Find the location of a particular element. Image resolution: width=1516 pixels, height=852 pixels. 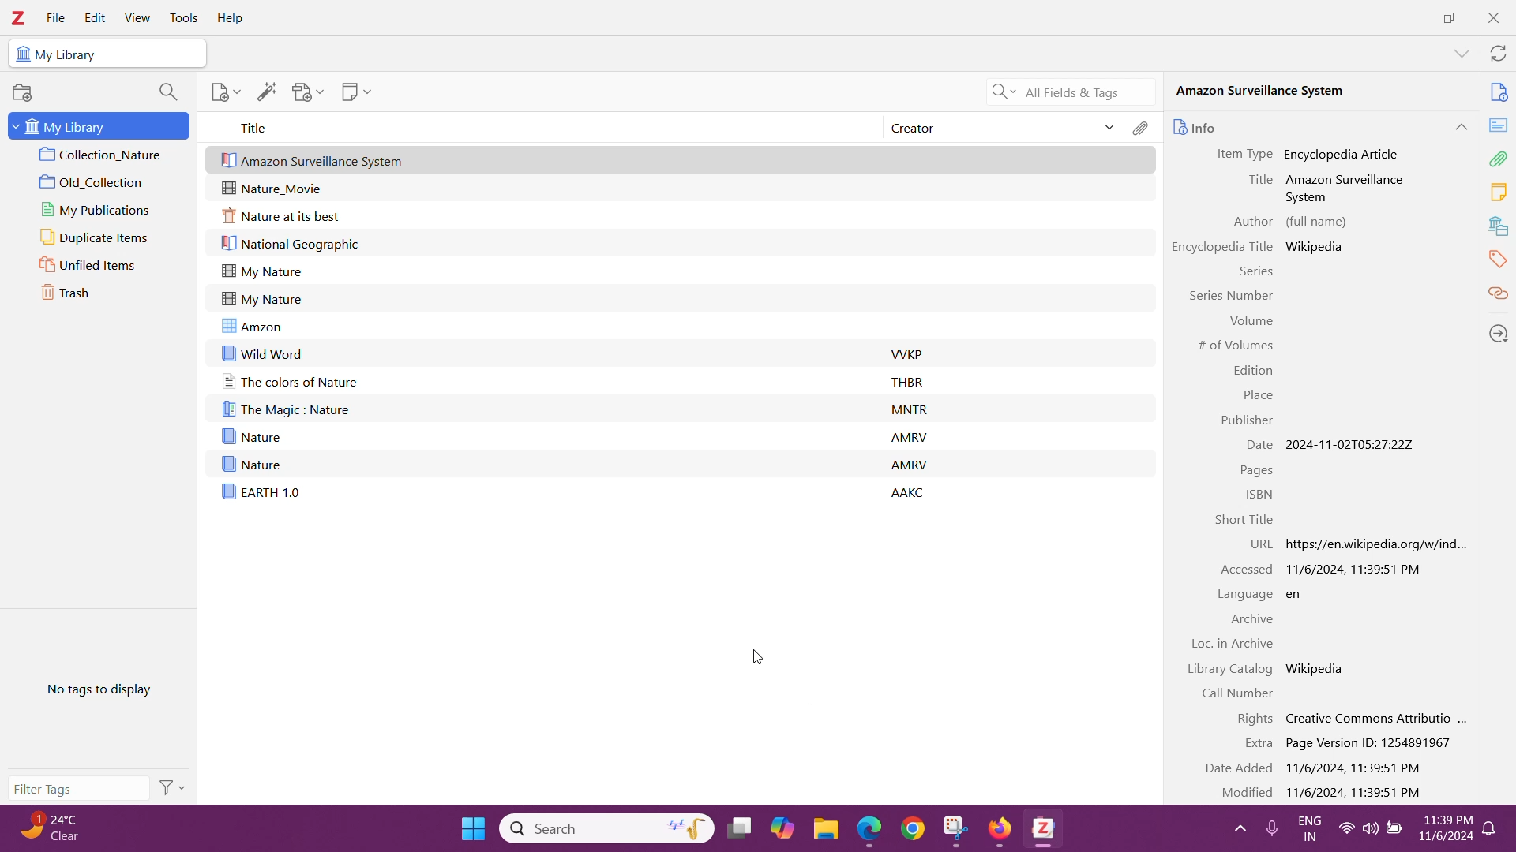

Date Added is located at coordinates (1238, 768).